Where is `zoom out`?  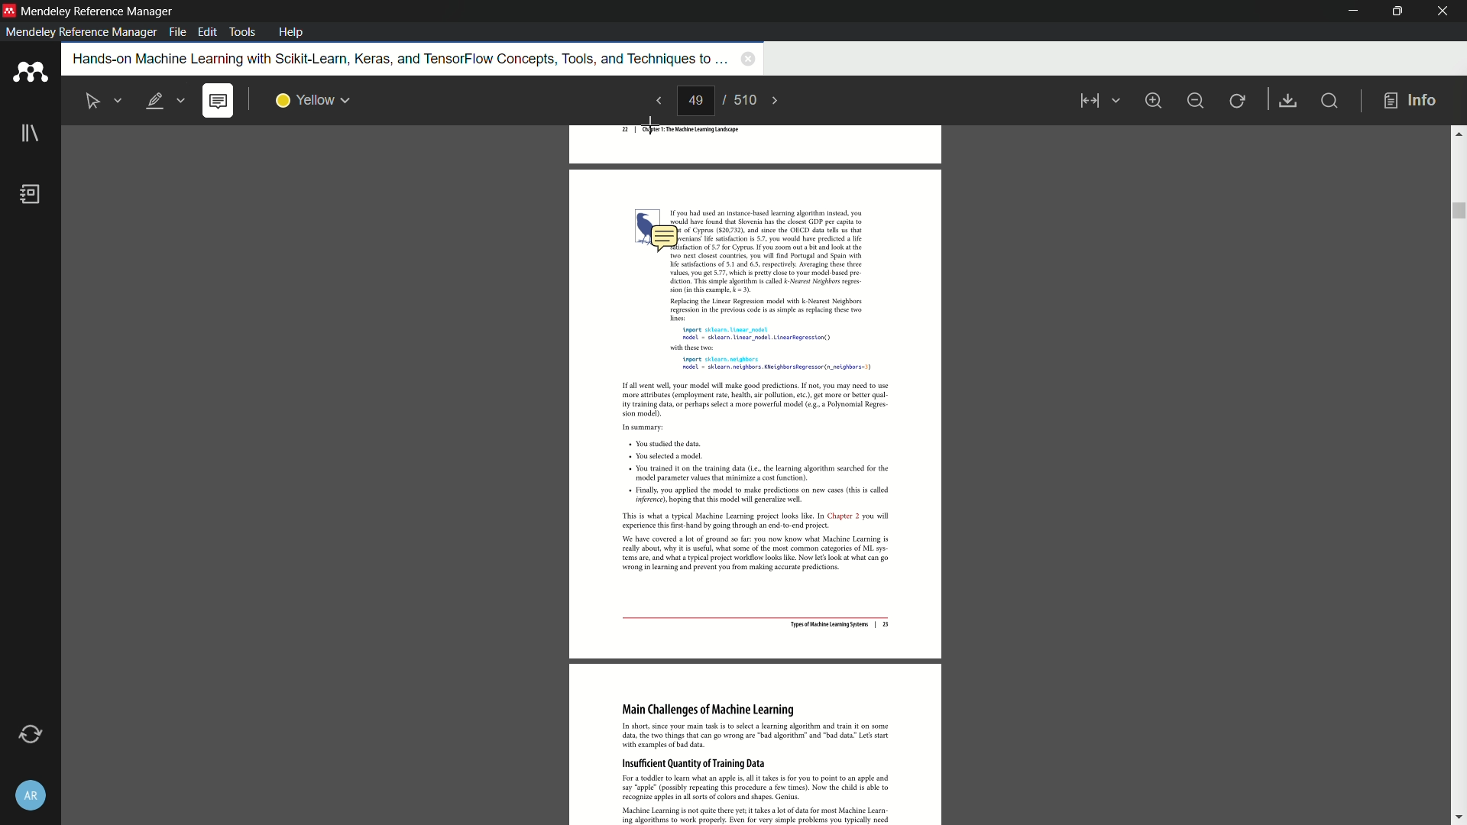
zoom out is located at coordinates (1196, 99).